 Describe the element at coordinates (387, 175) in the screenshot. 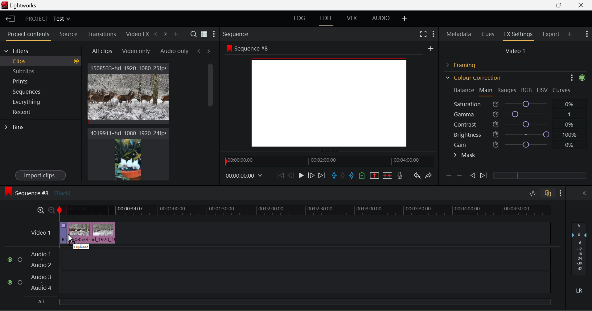

I see `Delete/Cut` at that location.